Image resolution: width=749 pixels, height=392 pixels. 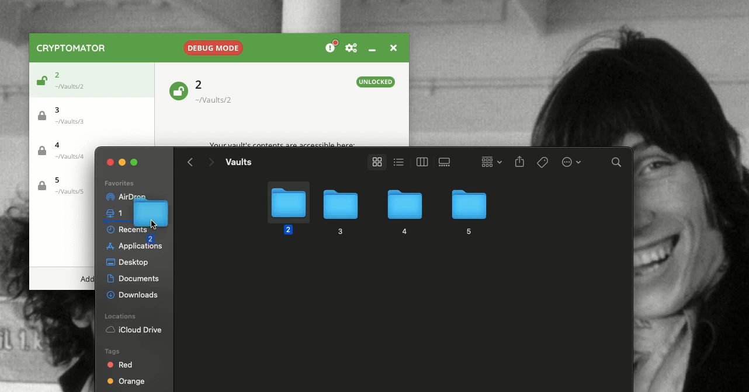 What do you see at coordinates (520, 163) in the screenshot?
I see `Share` at bounding box center [520, 163].